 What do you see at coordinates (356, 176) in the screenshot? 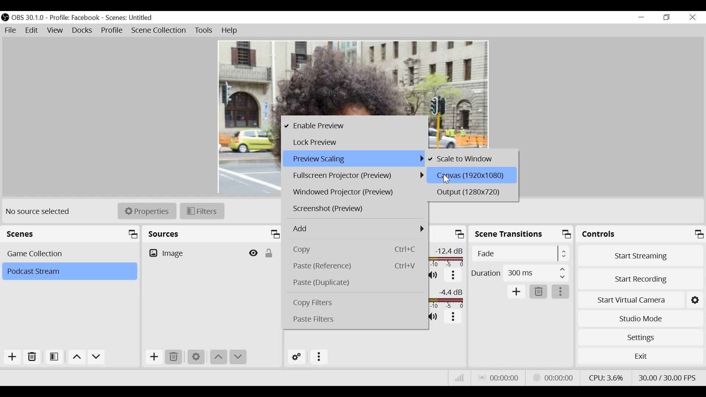
I see `Fullscreen Projector (Preview)` at bounding box center [356, 176].